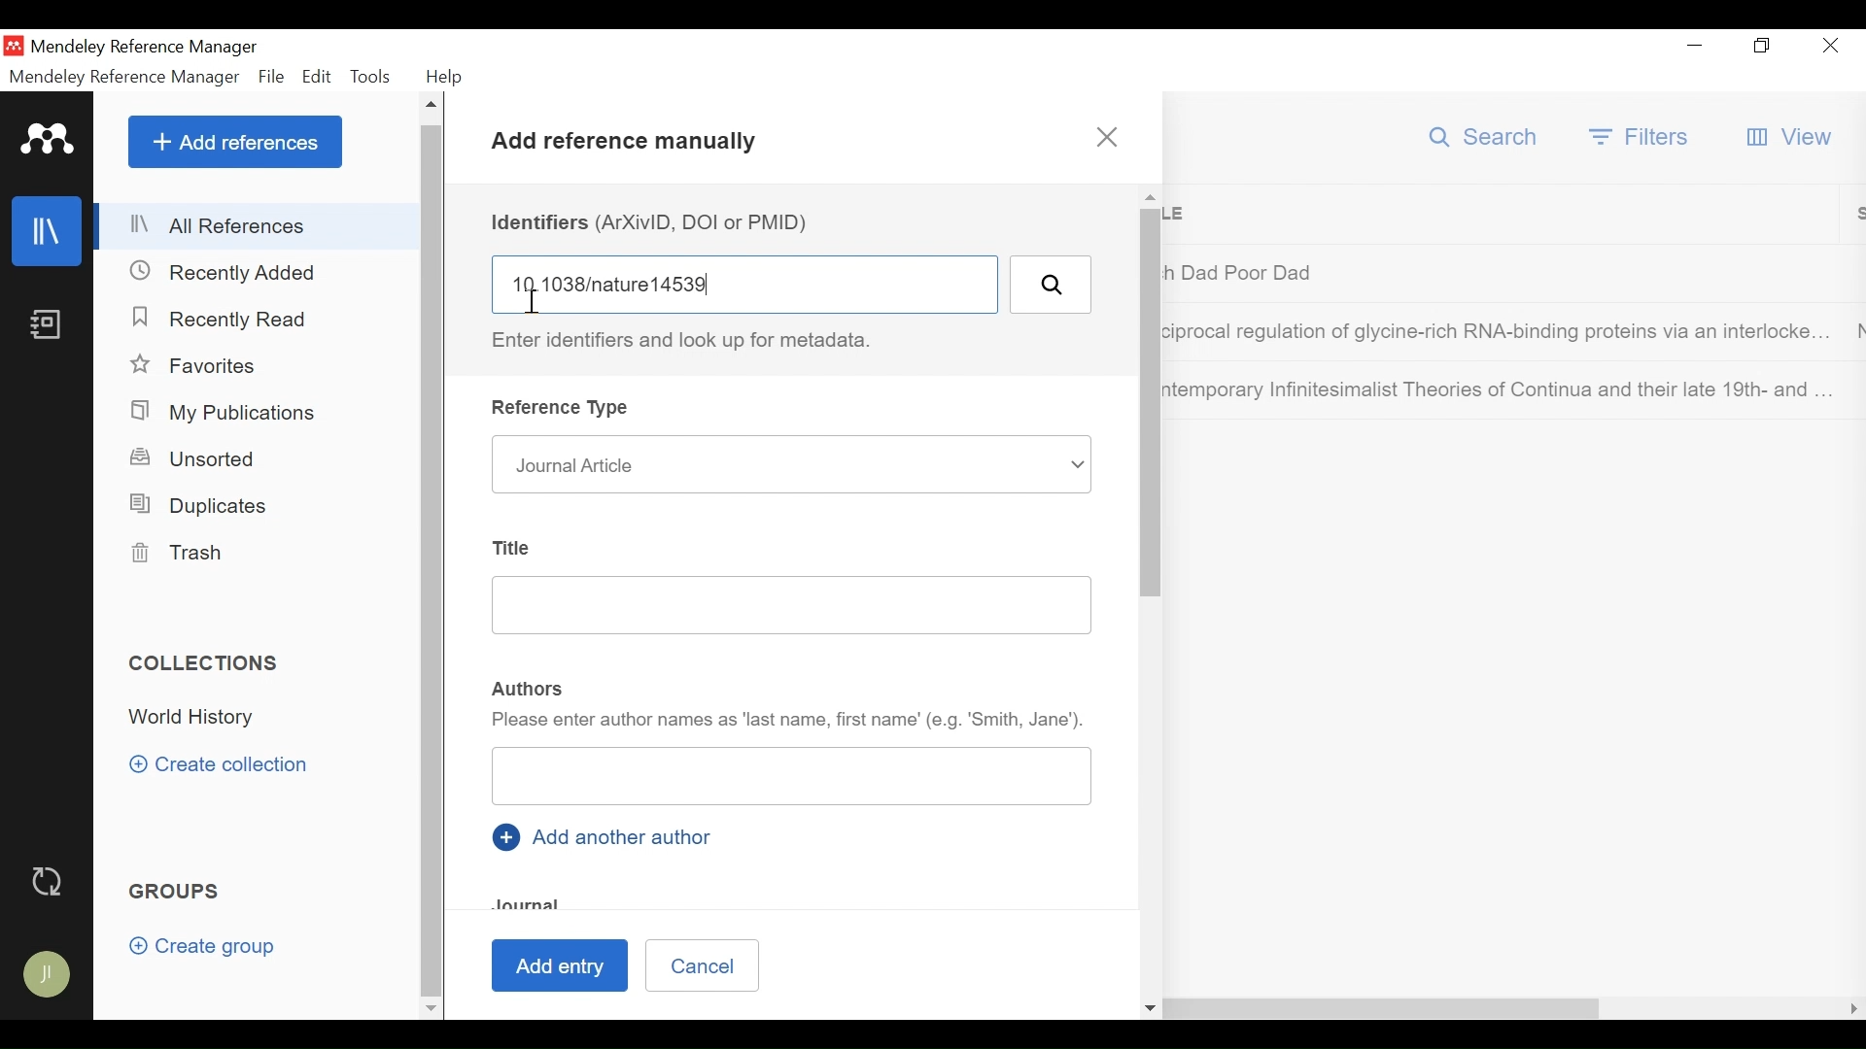  What do you see at coordinates (1762, 48) in the screenshot?
I see `Restore` at bounding box center [1762, 48].